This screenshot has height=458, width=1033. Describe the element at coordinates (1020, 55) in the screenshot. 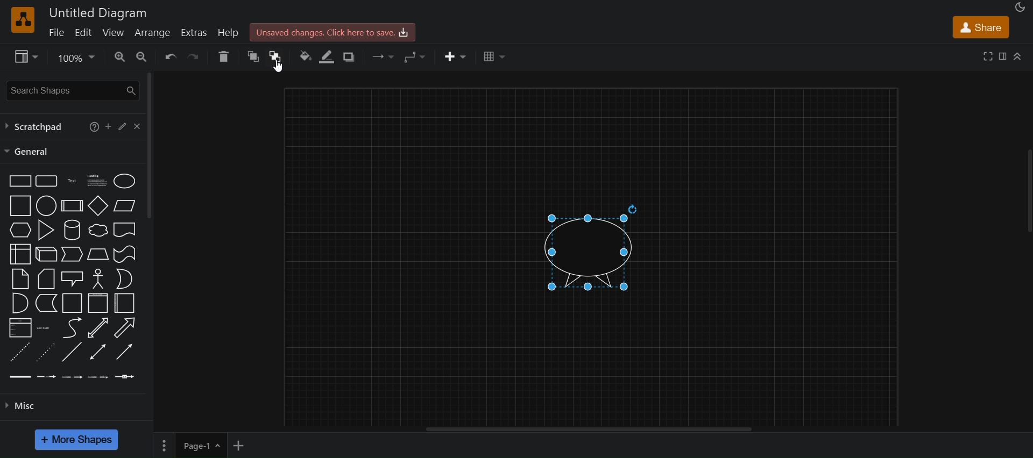

I see `collapse/expand` at that location.